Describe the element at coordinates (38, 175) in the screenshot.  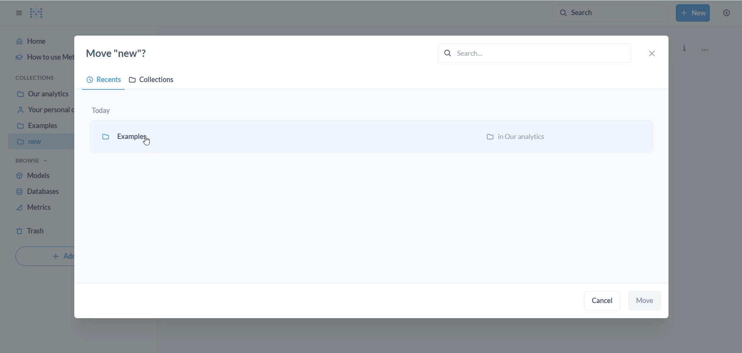
I see `models` at that location.